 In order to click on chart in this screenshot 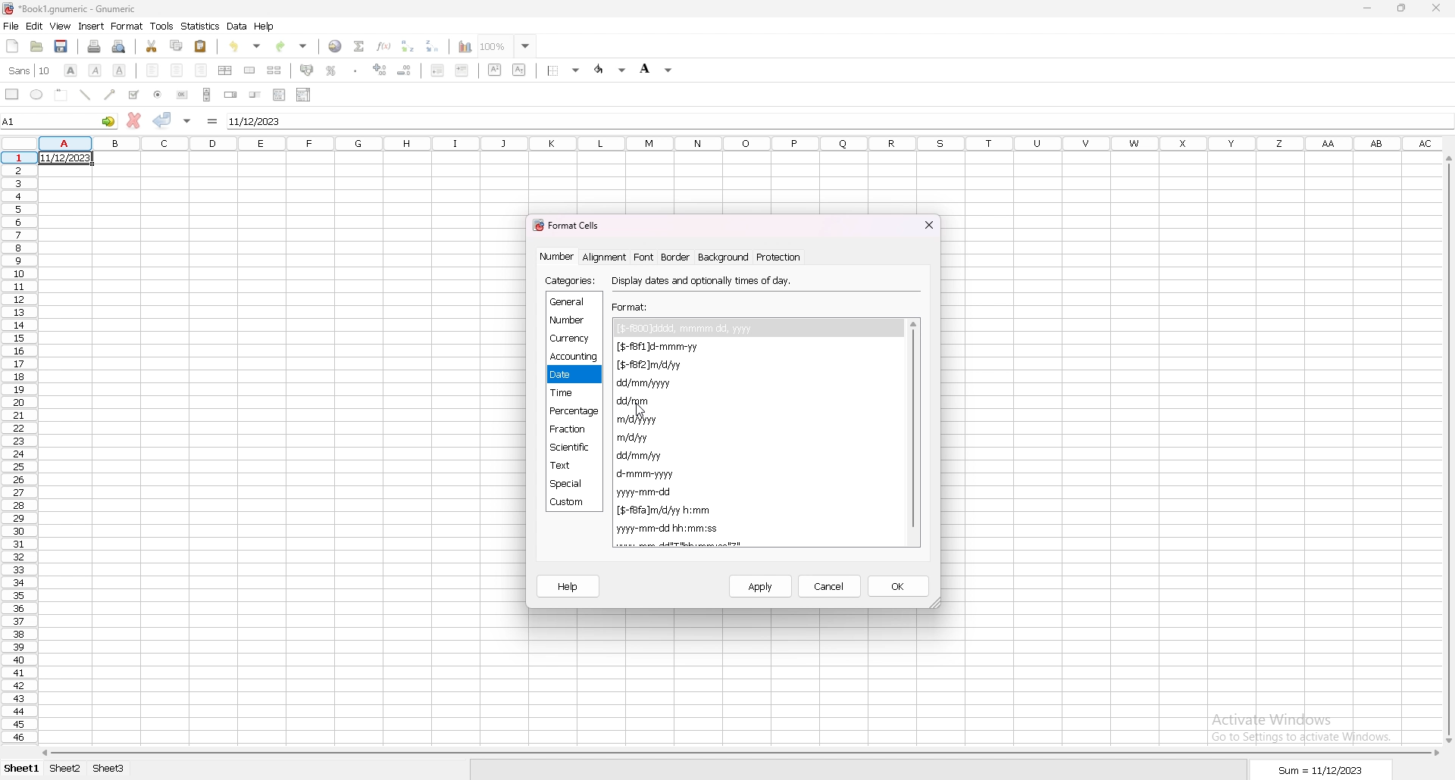, I will do `click(466, 47)`.